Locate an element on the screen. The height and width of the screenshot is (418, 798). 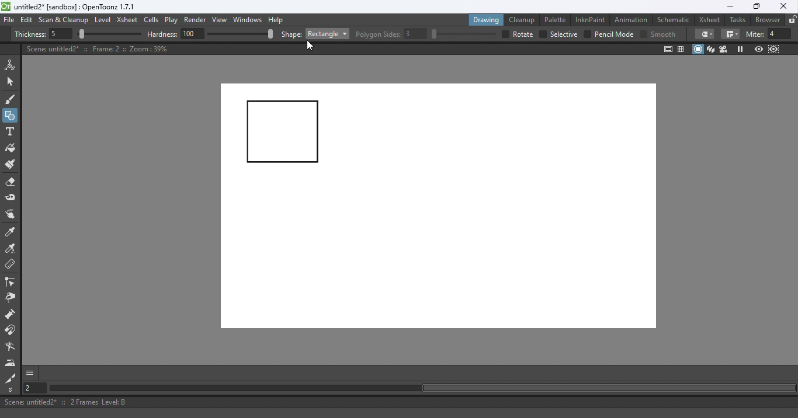
Maximize is located at coordinates (755, 7).